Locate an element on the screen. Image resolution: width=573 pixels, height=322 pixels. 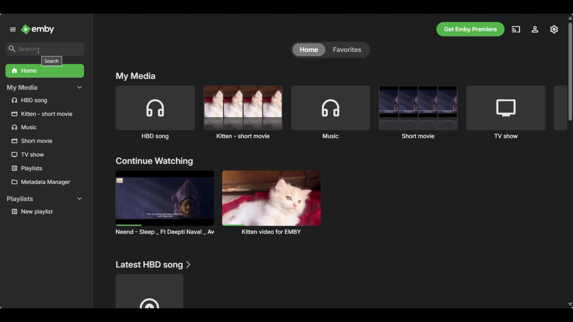
Manage Emby server is located at coordinates (554, 29).